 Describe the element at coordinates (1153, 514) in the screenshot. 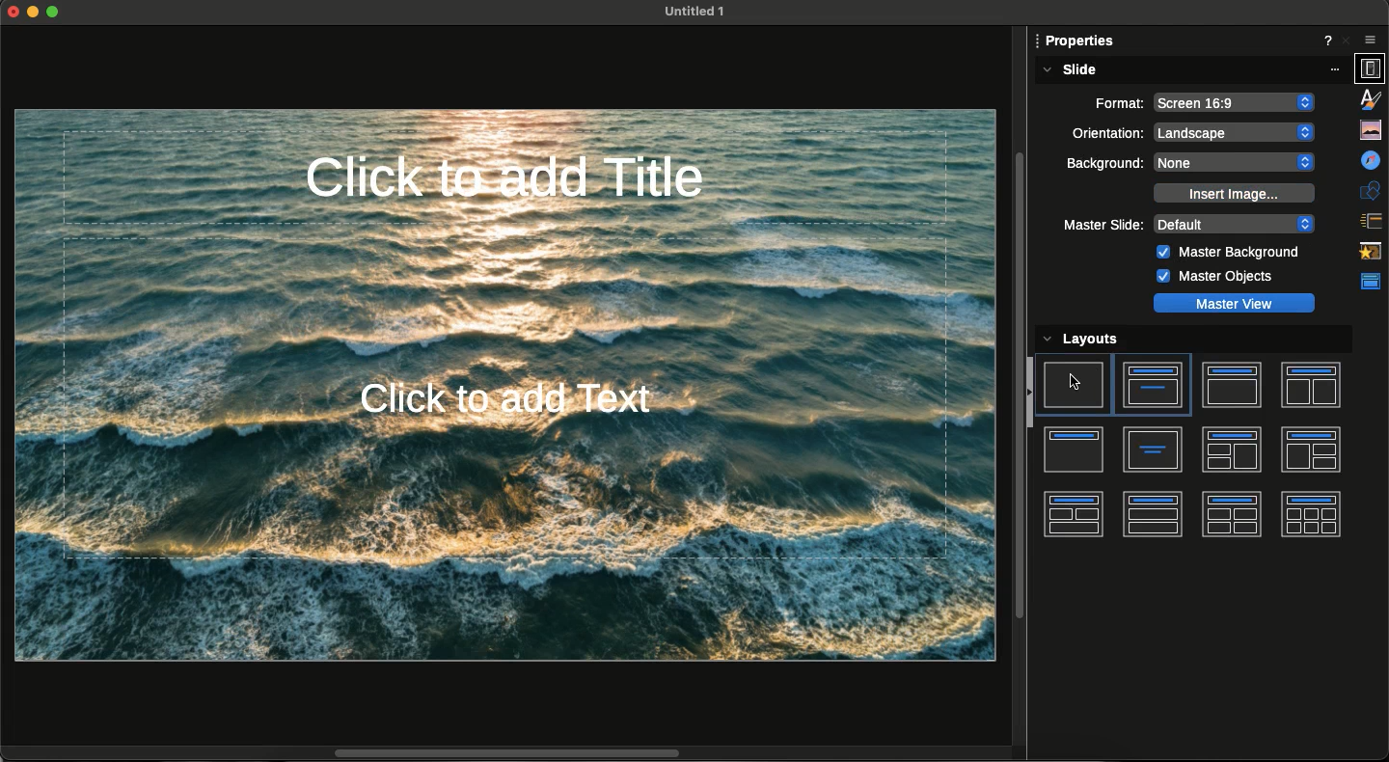

I see `Title and two boxes` at that location.